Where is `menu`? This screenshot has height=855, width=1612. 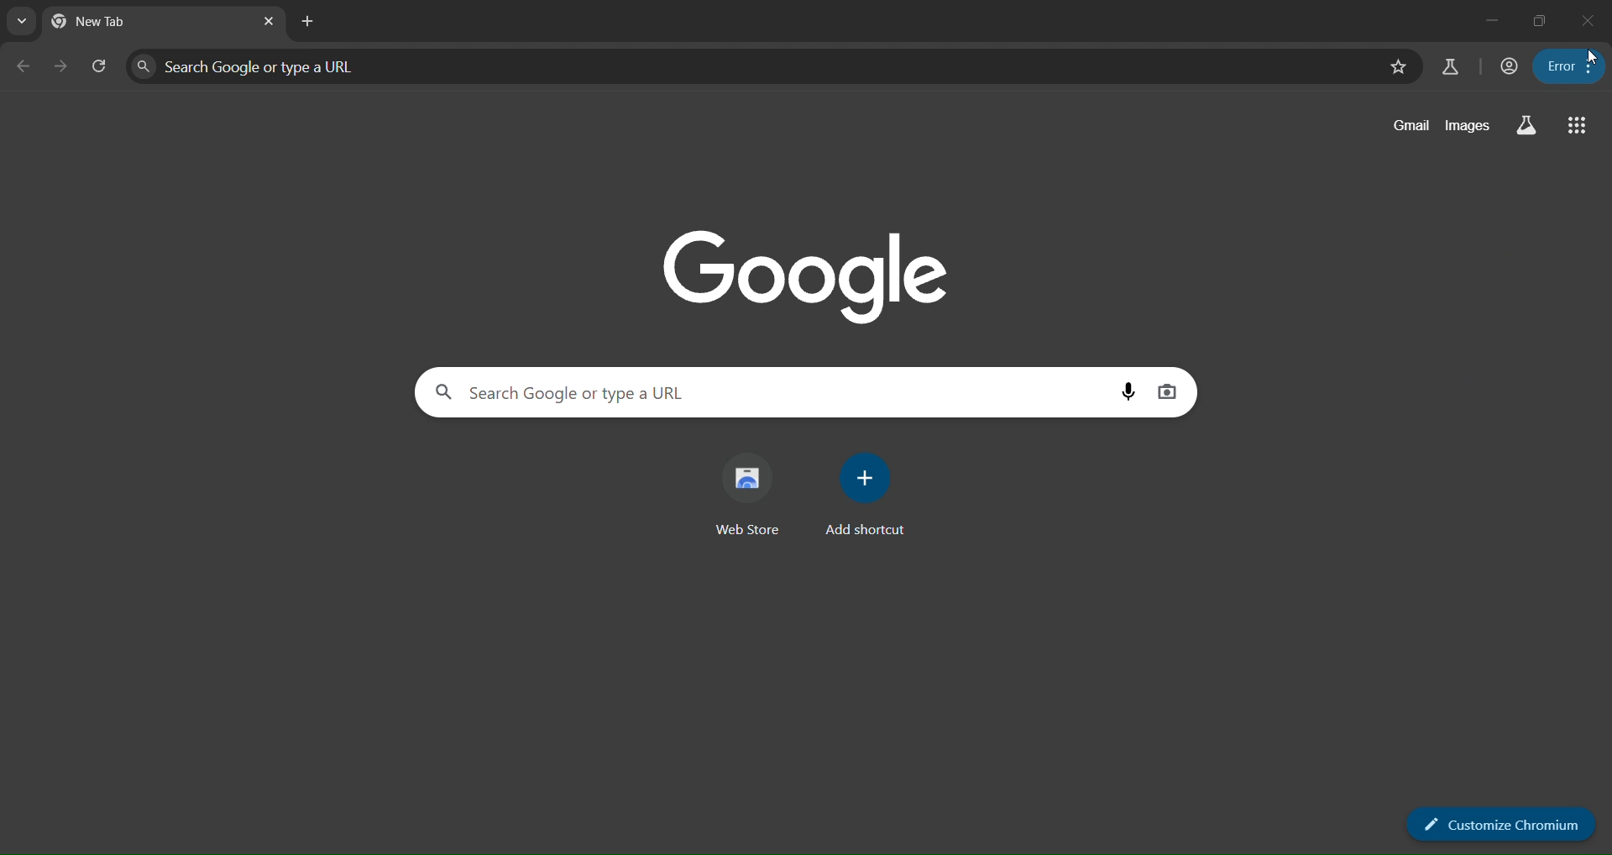 menu is located at coordinates (1571, 66).